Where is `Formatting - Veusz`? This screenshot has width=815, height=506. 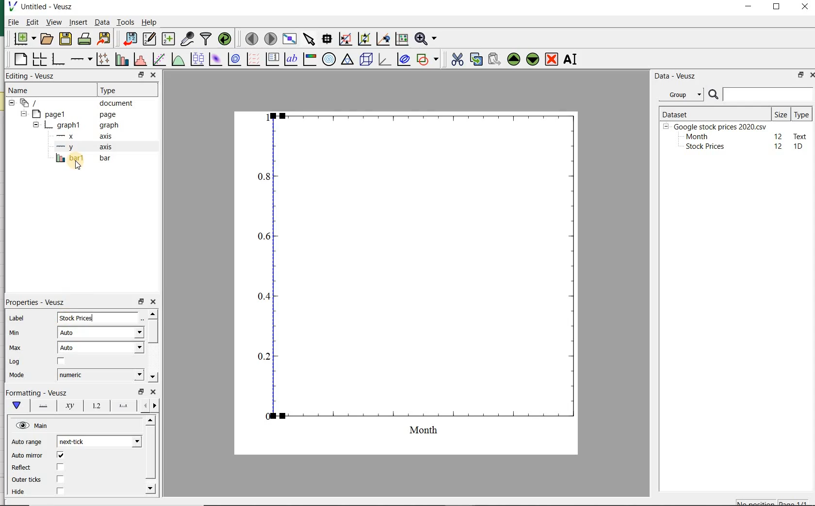 Formatting - Veusz is located at coordinates (38, 393).